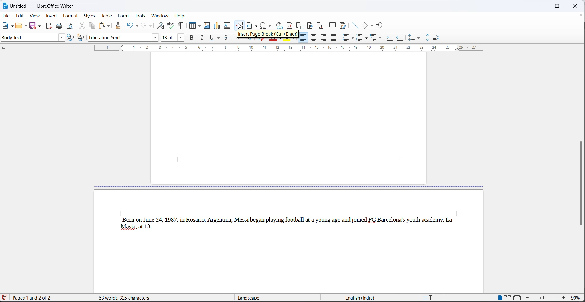 The height and width of the screenshot is (302, 585). What do you see at coordinates (366, 39) in the screenshot?
I see `toggle ordered list options` at bounding box center [366, 39].